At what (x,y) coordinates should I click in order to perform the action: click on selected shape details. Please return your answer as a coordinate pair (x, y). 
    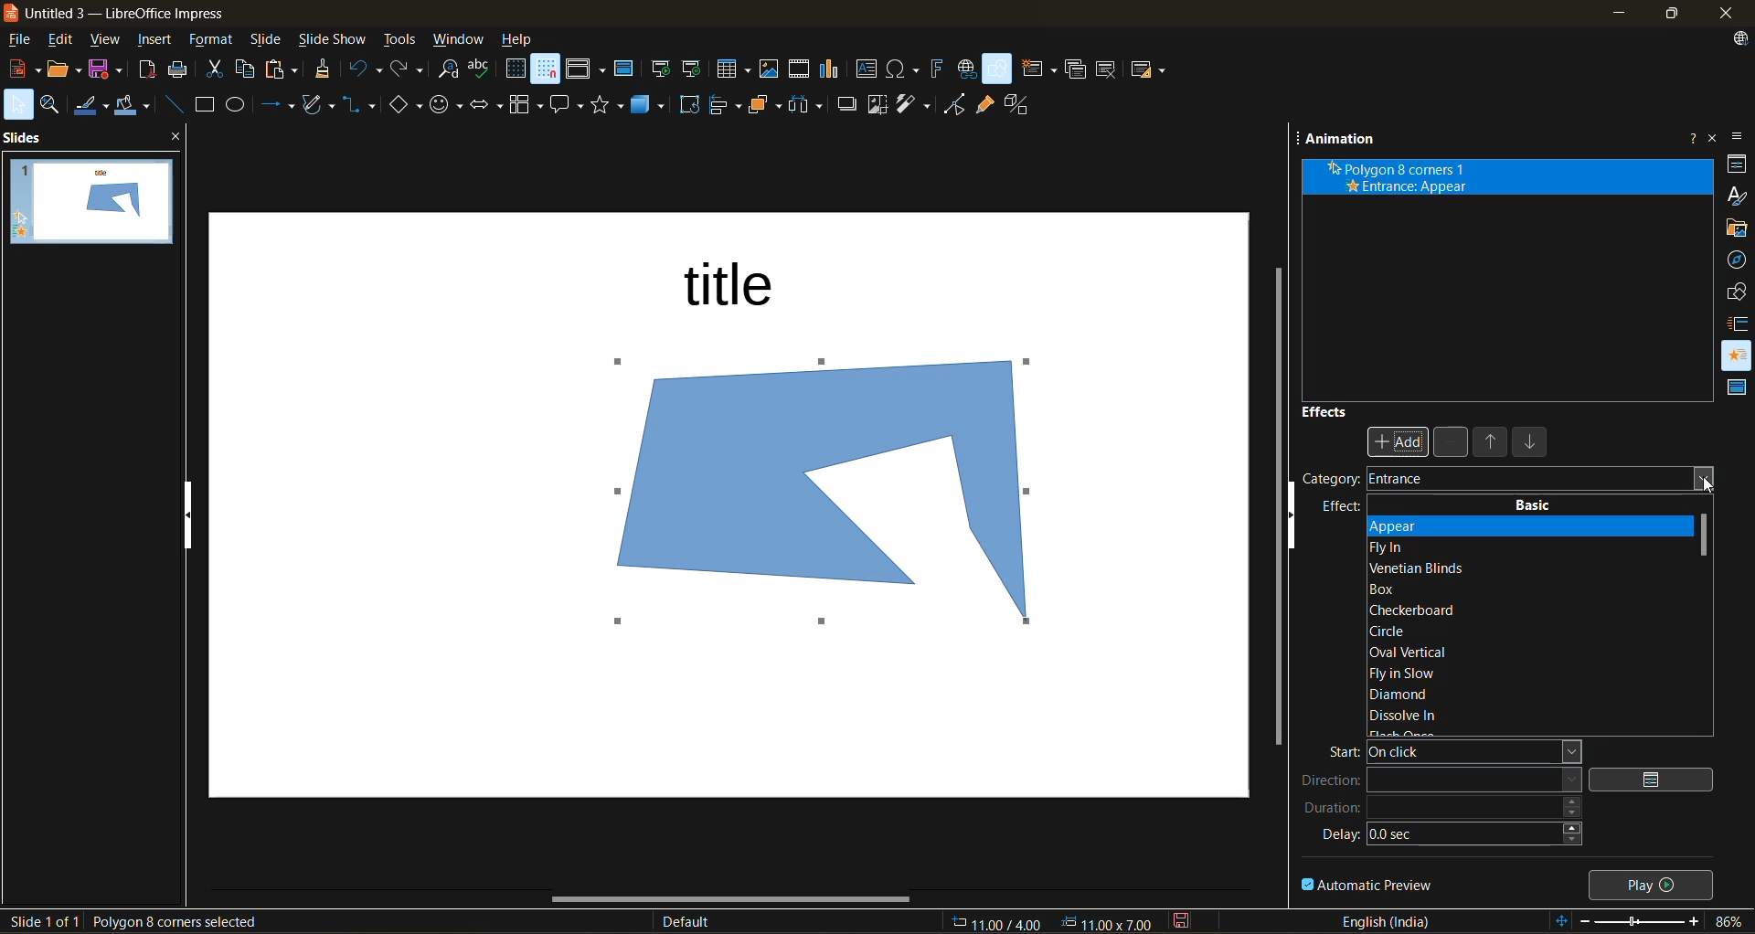
    Looking at the image, I should click on (174, 923).